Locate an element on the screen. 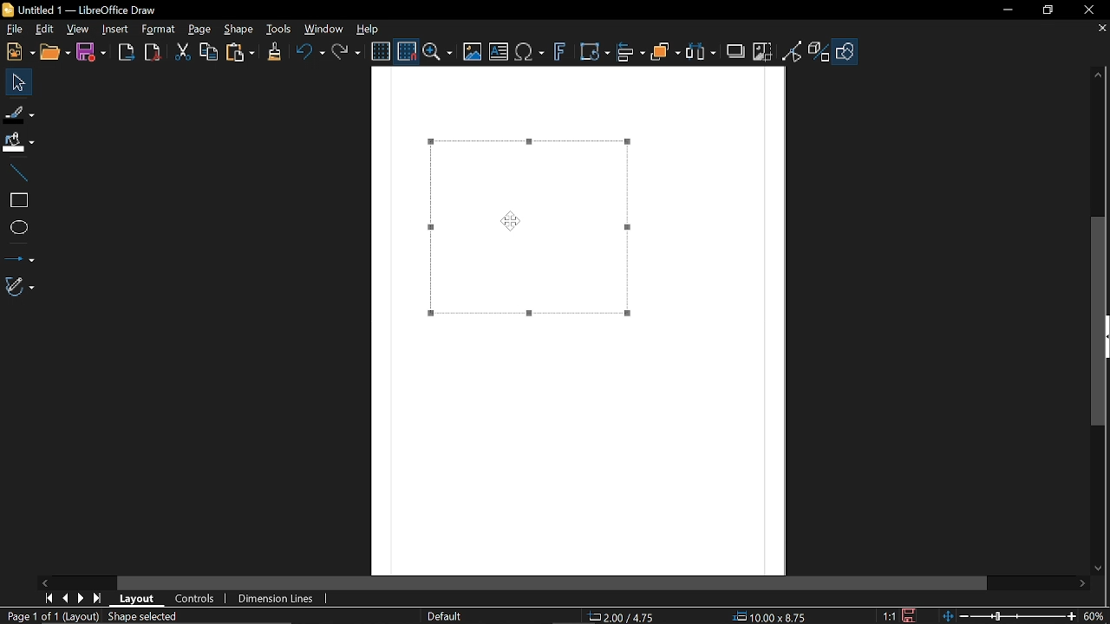 This screenshot has width=1110, height=624. Cut is located at coordinates (184, 53).